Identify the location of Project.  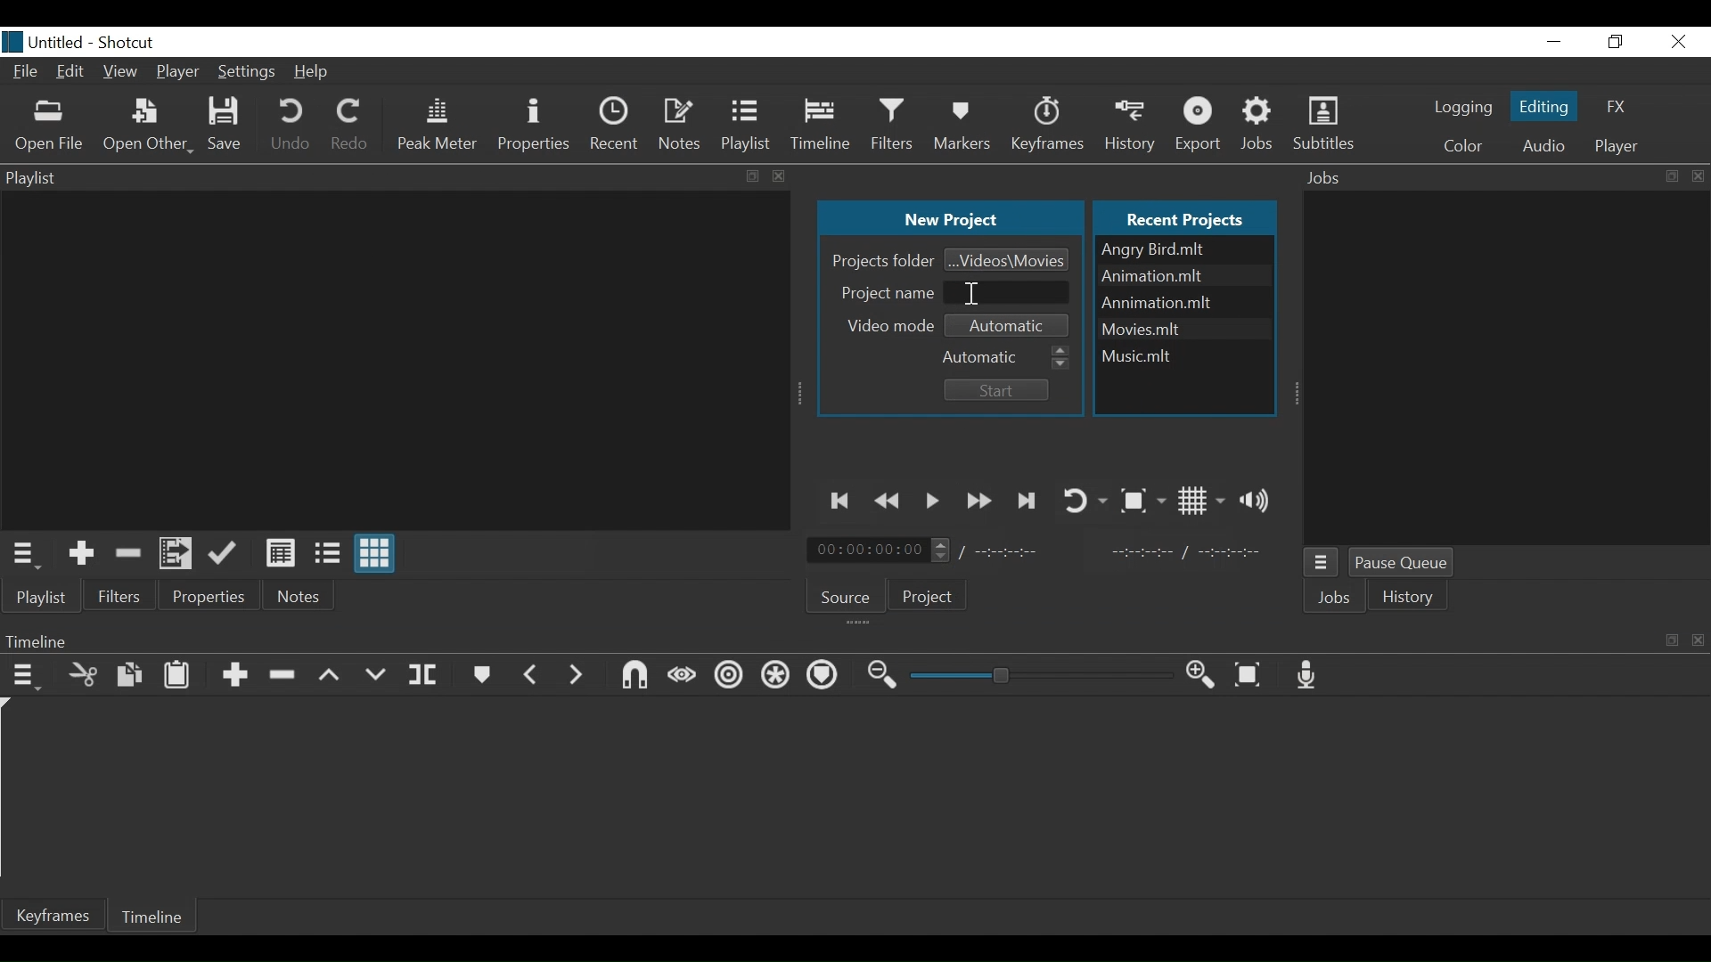
(929, 599).